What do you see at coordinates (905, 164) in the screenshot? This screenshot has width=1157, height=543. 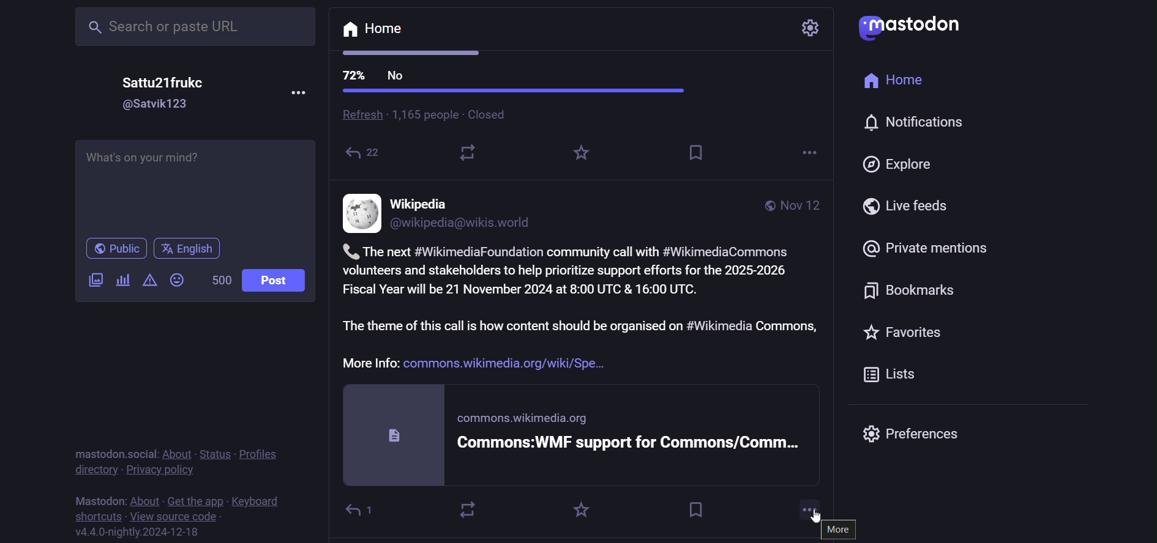 I see `explore` at bounding box center [905, 164].